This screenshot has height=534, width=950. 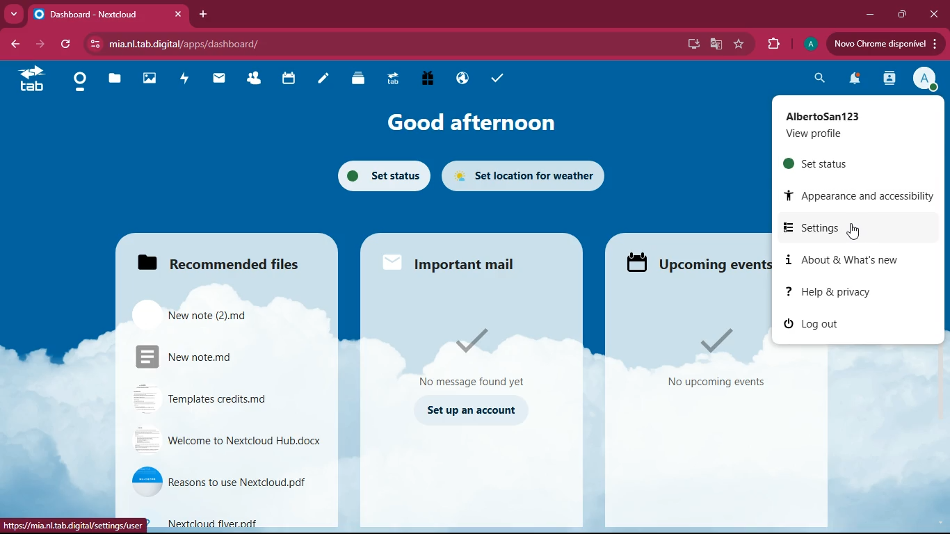 What do you see at coordinates (458, 262) in the screenshot?
I see `important mail` at bounding box center [458, 262].